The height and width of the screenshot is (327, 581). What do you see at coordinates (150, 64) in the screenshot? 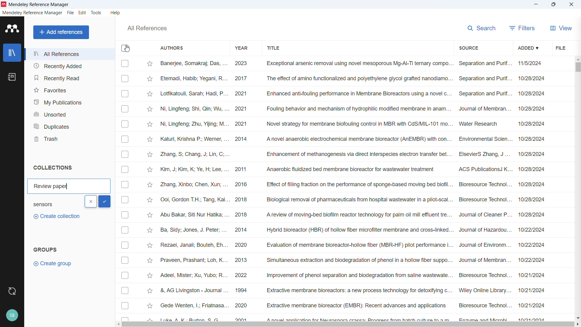
I see `Star mark respective publication` at bounding box center [150, 64].